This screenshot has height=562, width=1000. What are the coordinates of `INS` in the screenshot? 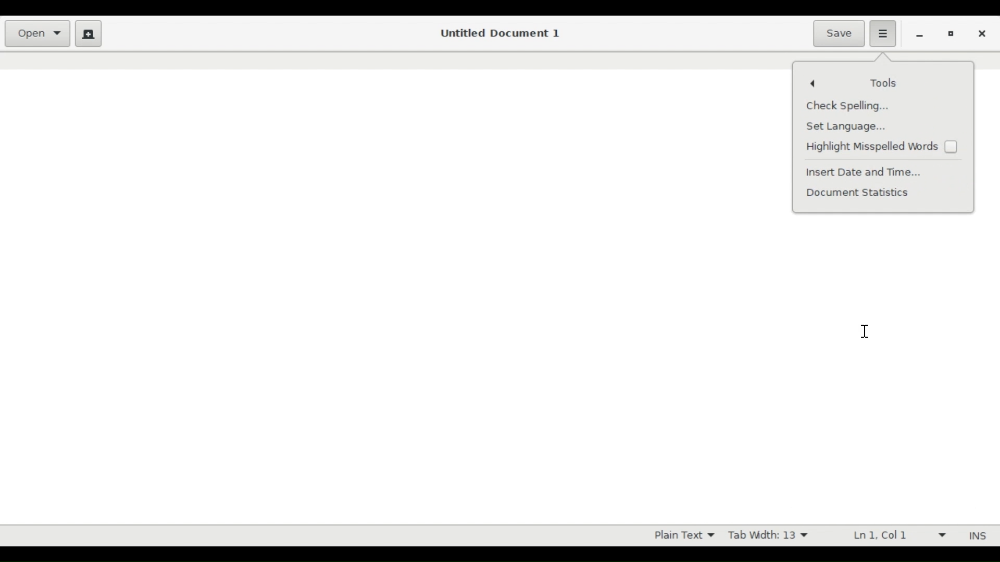 It's located at (976, 535).